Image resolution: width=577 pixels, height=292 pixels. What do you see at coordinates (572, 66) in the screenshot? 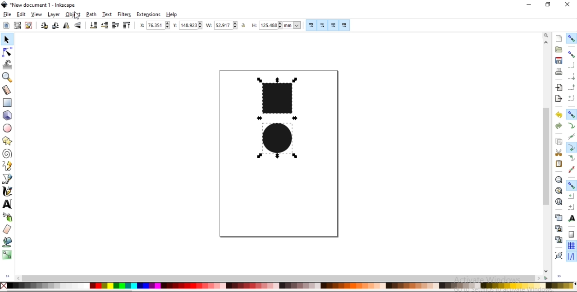
I see `snap to edges of bounding box` at bounding box center [572, 66].